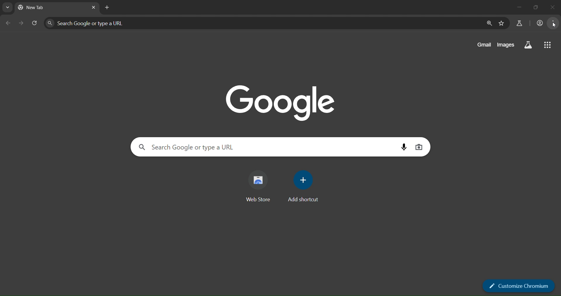 This screenshot has height=296, width=561. What do you see at coordinates (554, 25) in the screenshot?
I see `cursor` at bounding box center [554, 25].